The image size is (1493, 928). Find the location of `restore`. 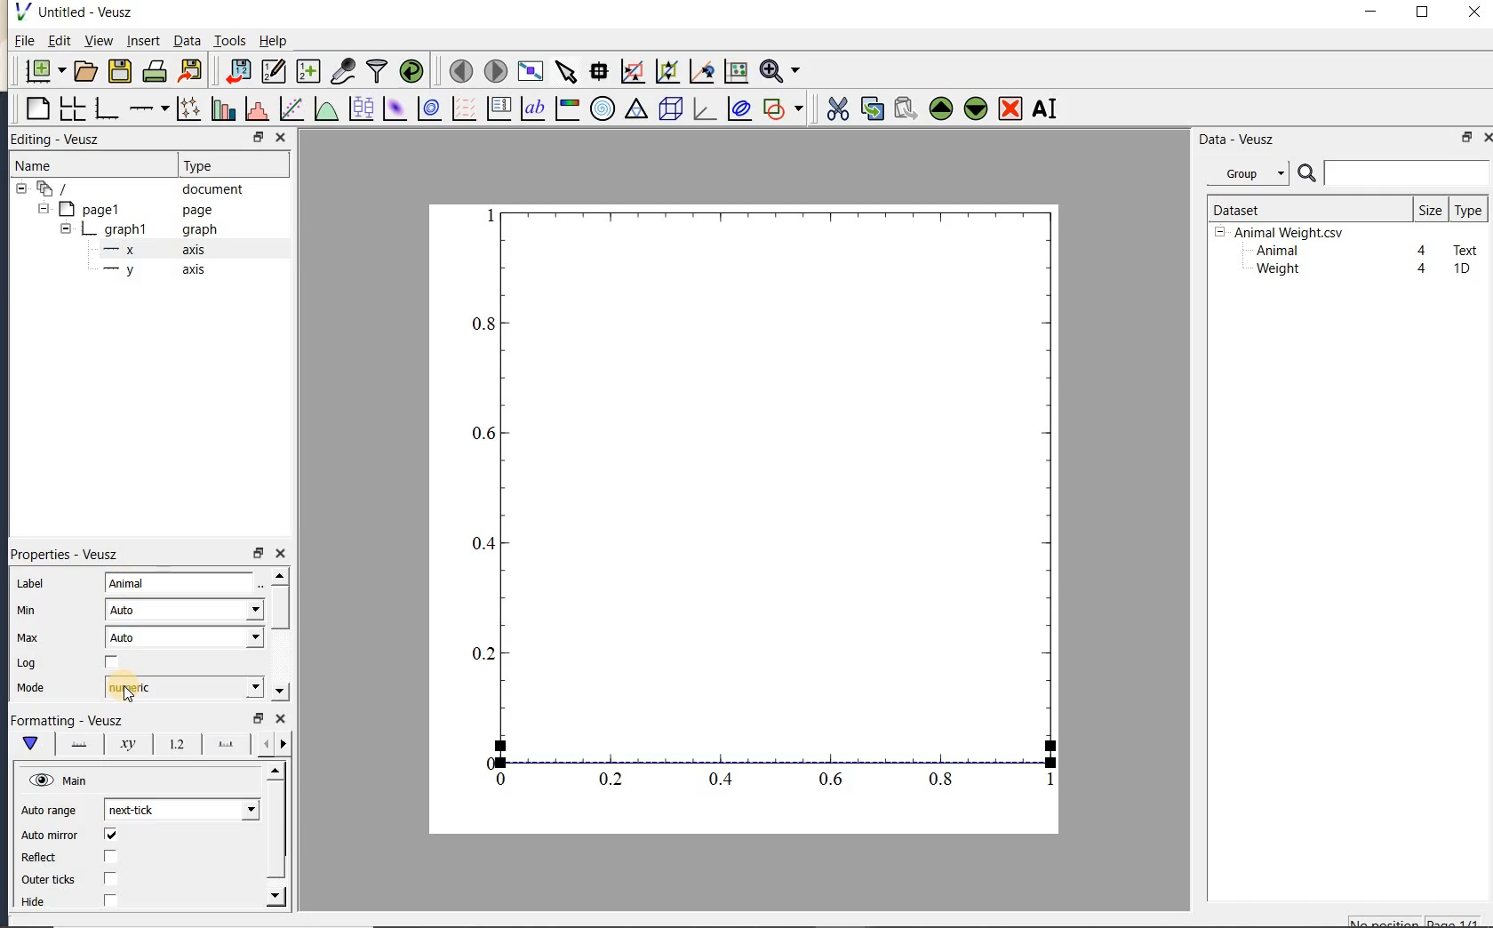

restore is located at coordinates (257, 554).